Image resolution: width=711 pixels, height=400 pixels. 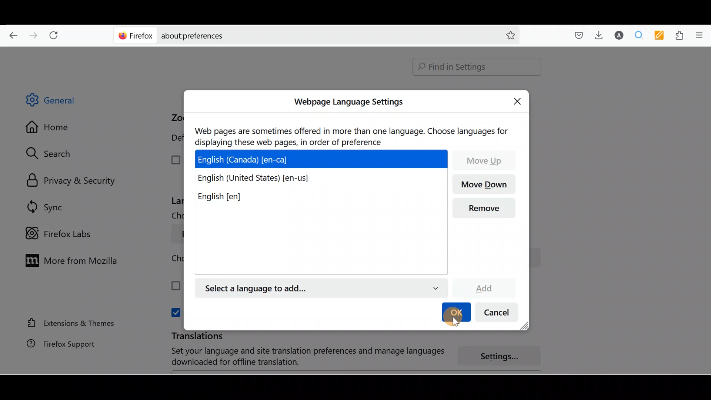 I want to click on Firefox labs, so click(x=61, y=234).